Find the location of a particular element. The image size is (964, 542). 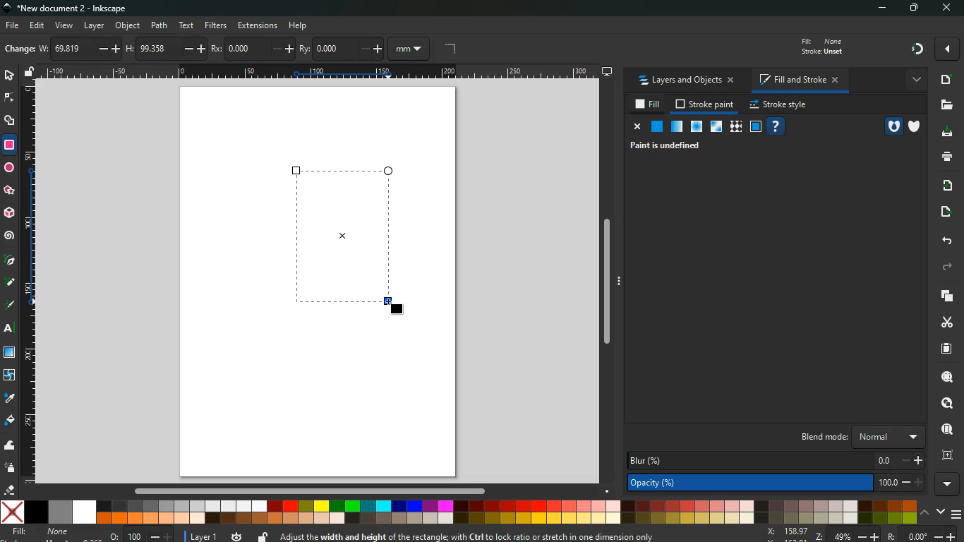

zoom is located at coordinates (863, 534).